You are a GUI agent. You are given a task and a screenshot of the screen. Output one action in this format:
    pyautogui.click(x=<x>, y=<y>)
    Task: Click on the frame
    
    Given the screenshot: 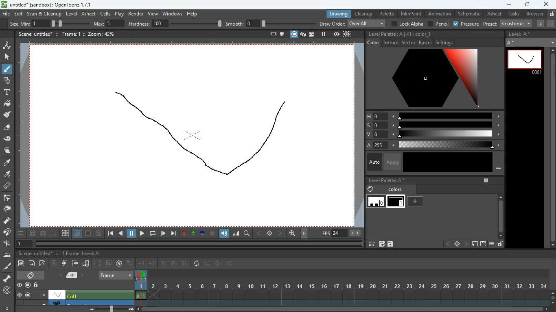 What is the action you would take?
    pyautogui.click(x=348, y=34)
    